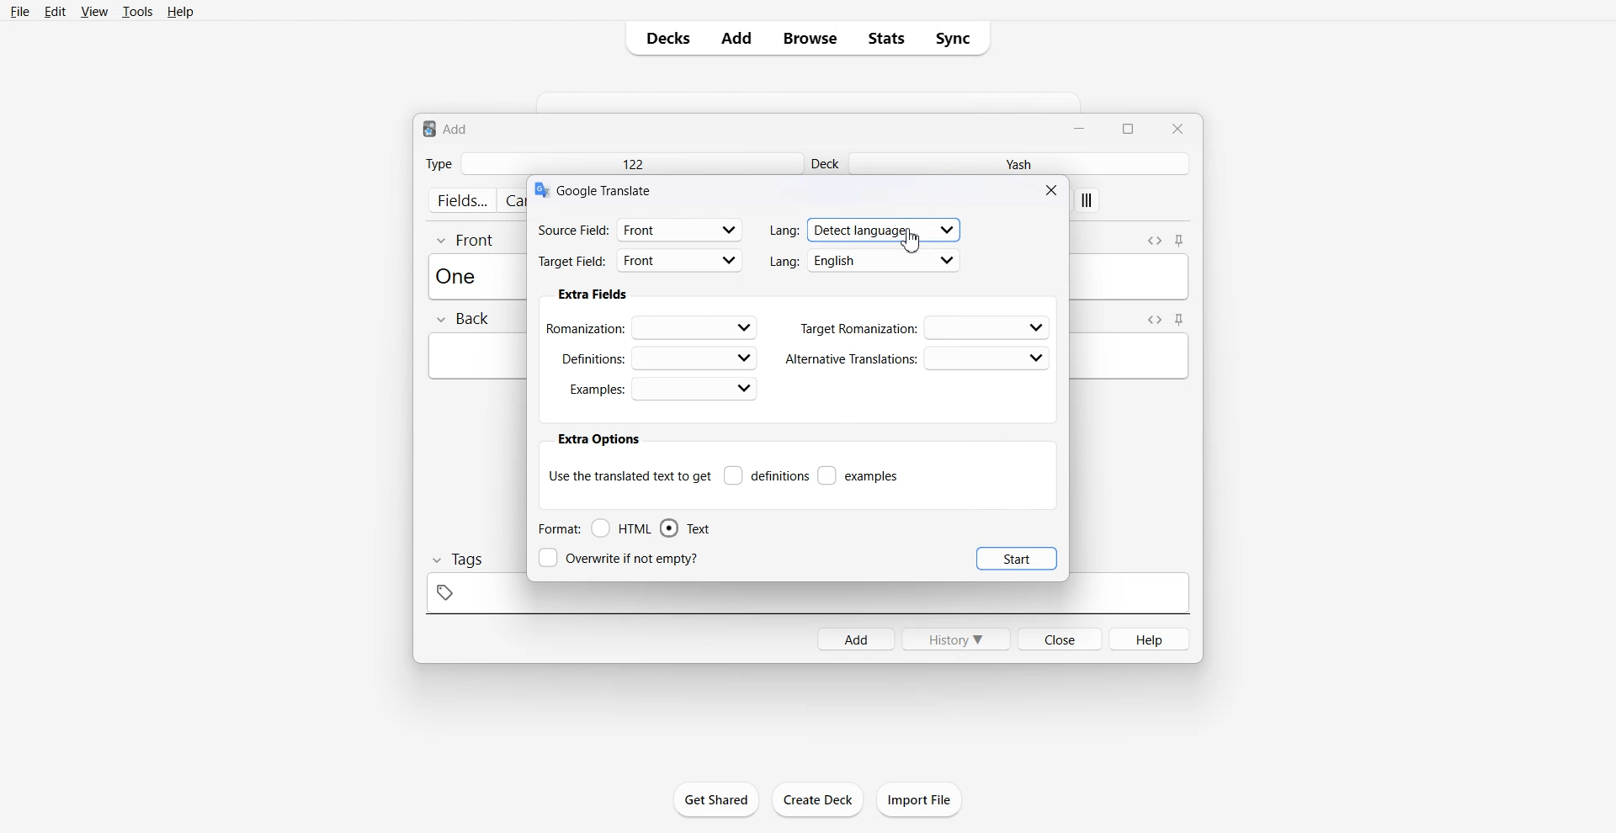 This screenshot has width=1616, height=833. I want to click on Definitions, so click(766, 475).